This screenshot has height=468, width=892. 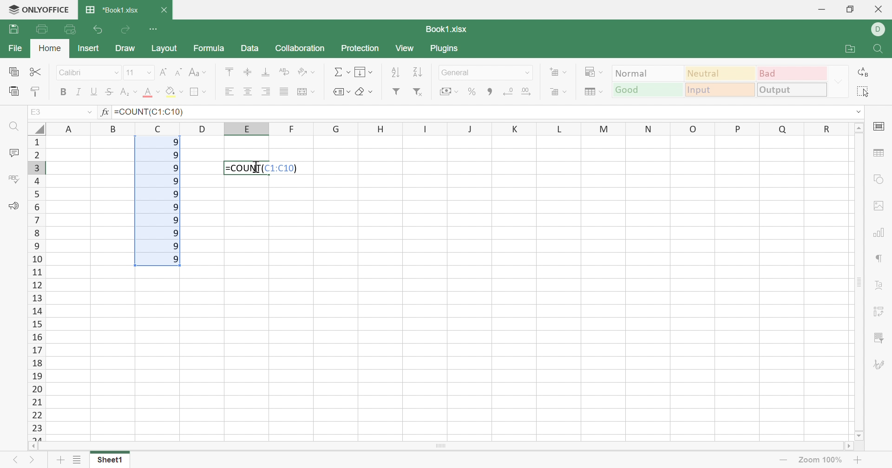 I want to click on Format table as template, so click(x=593, y=91).